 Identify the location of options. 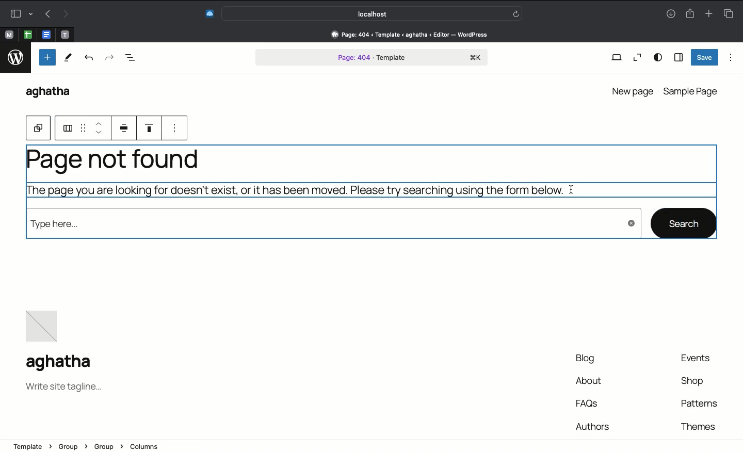
(177, 128).